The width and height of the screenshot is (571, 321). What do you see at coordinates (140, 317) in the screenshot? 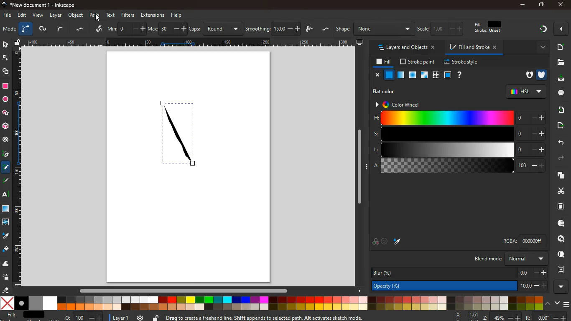
I see `time` at bounding box center [140, 317].